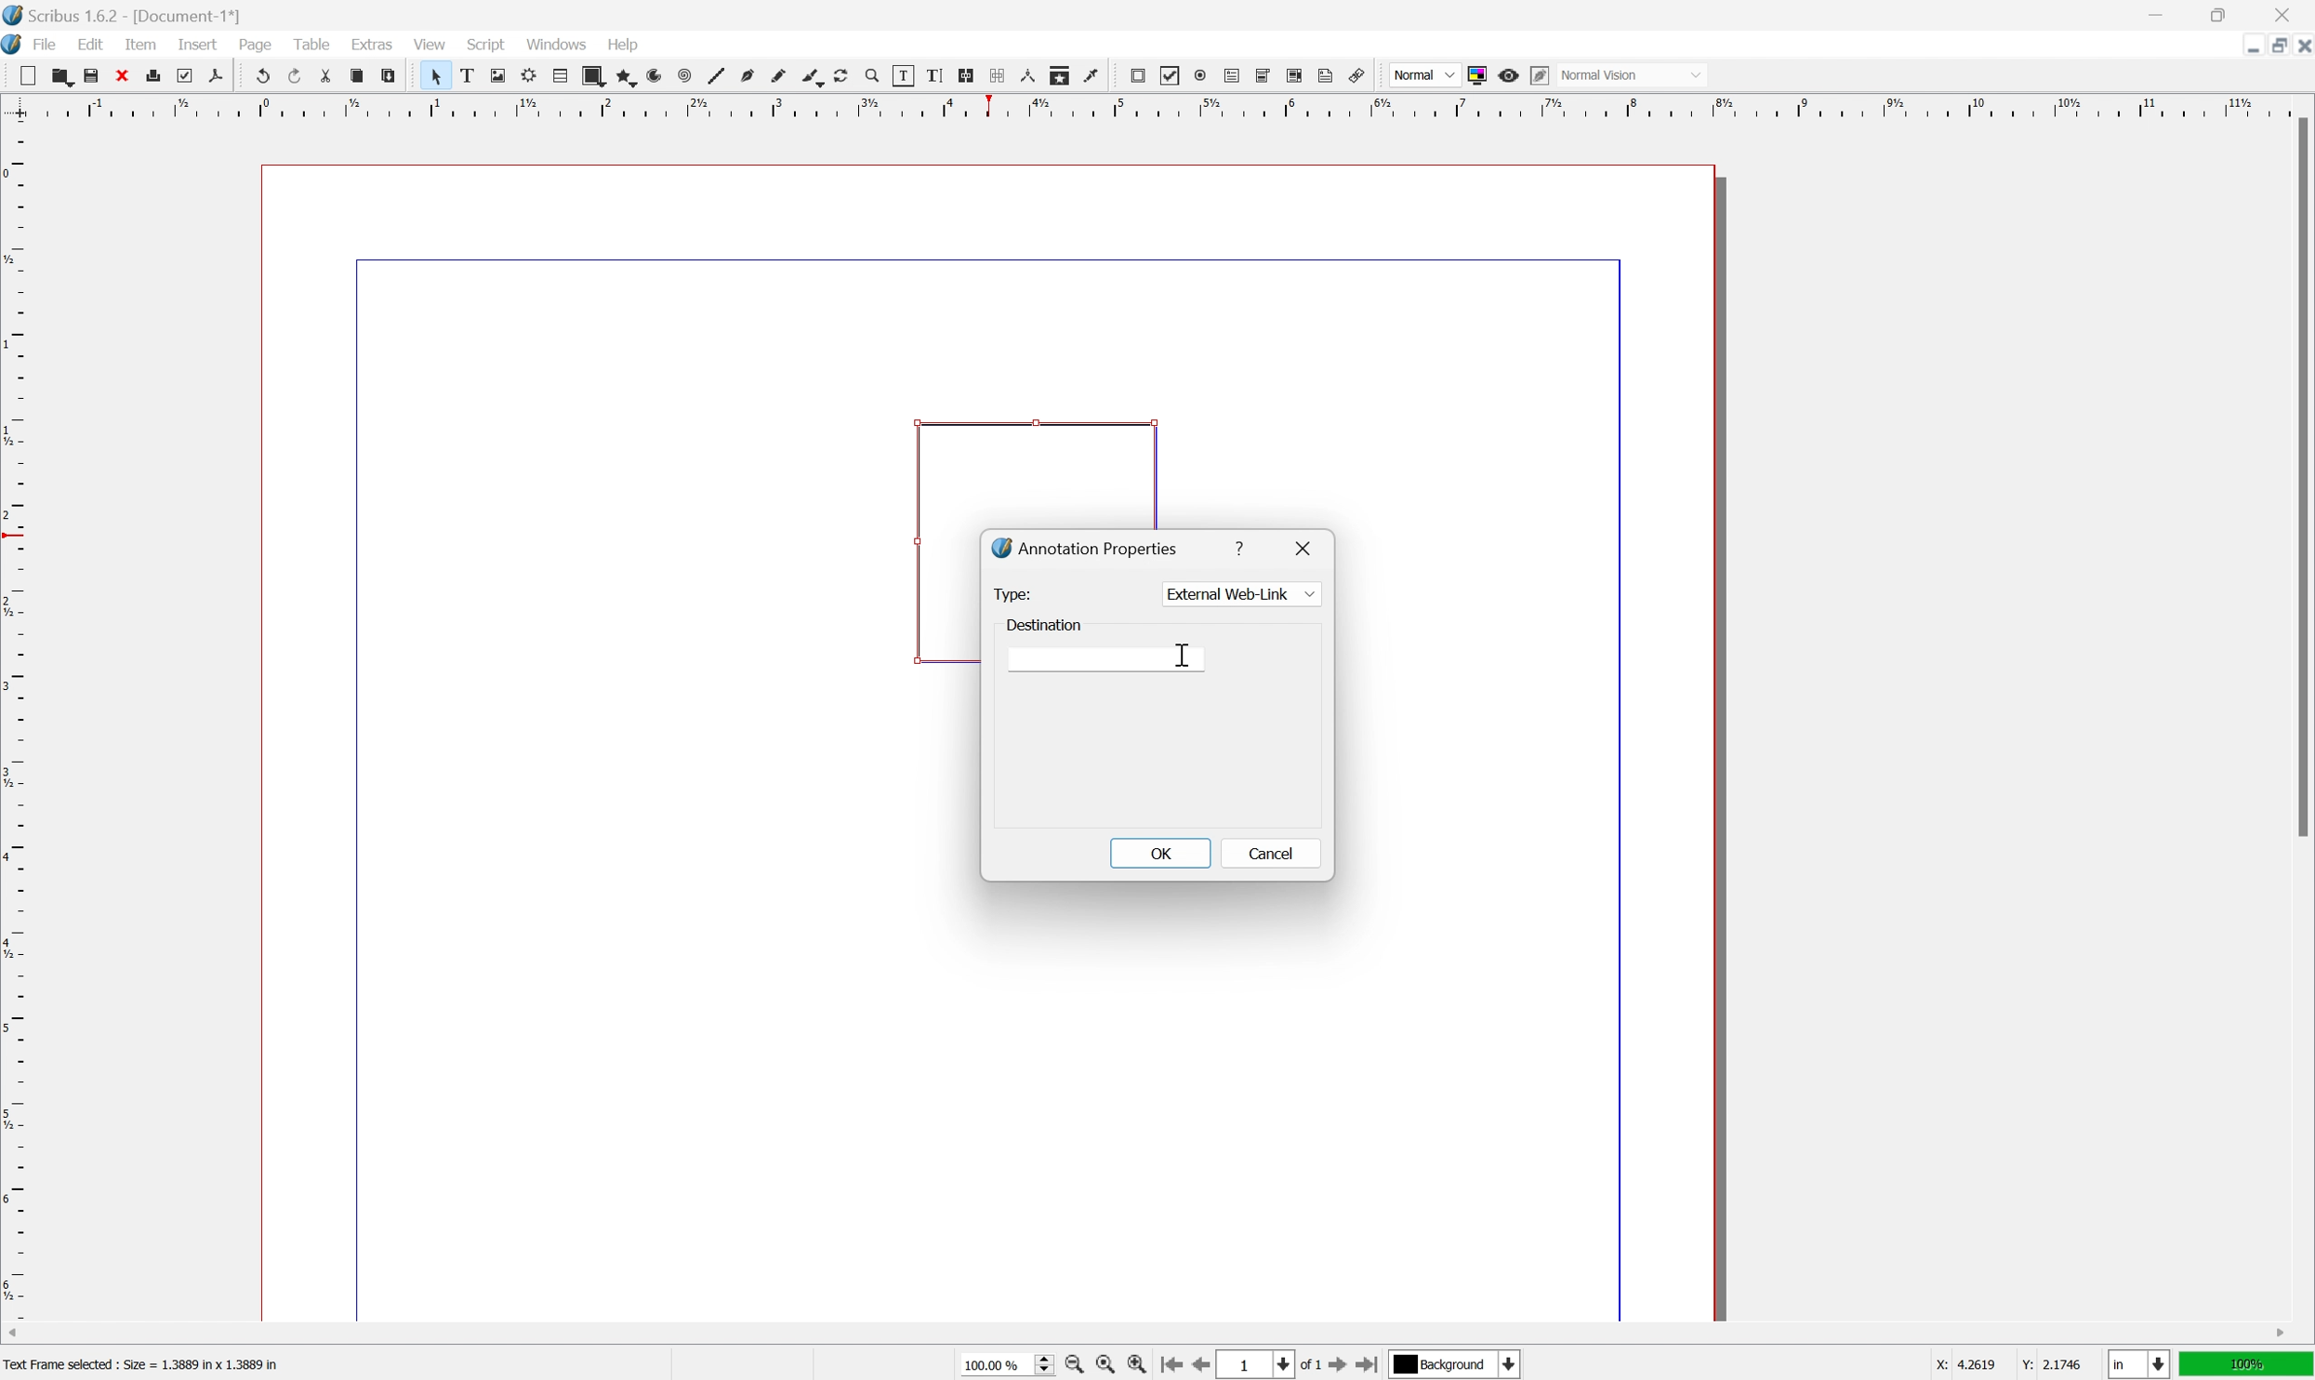  Describe the element at coordinates (1043, 626) in the screenshot. I see `destination` at that location.